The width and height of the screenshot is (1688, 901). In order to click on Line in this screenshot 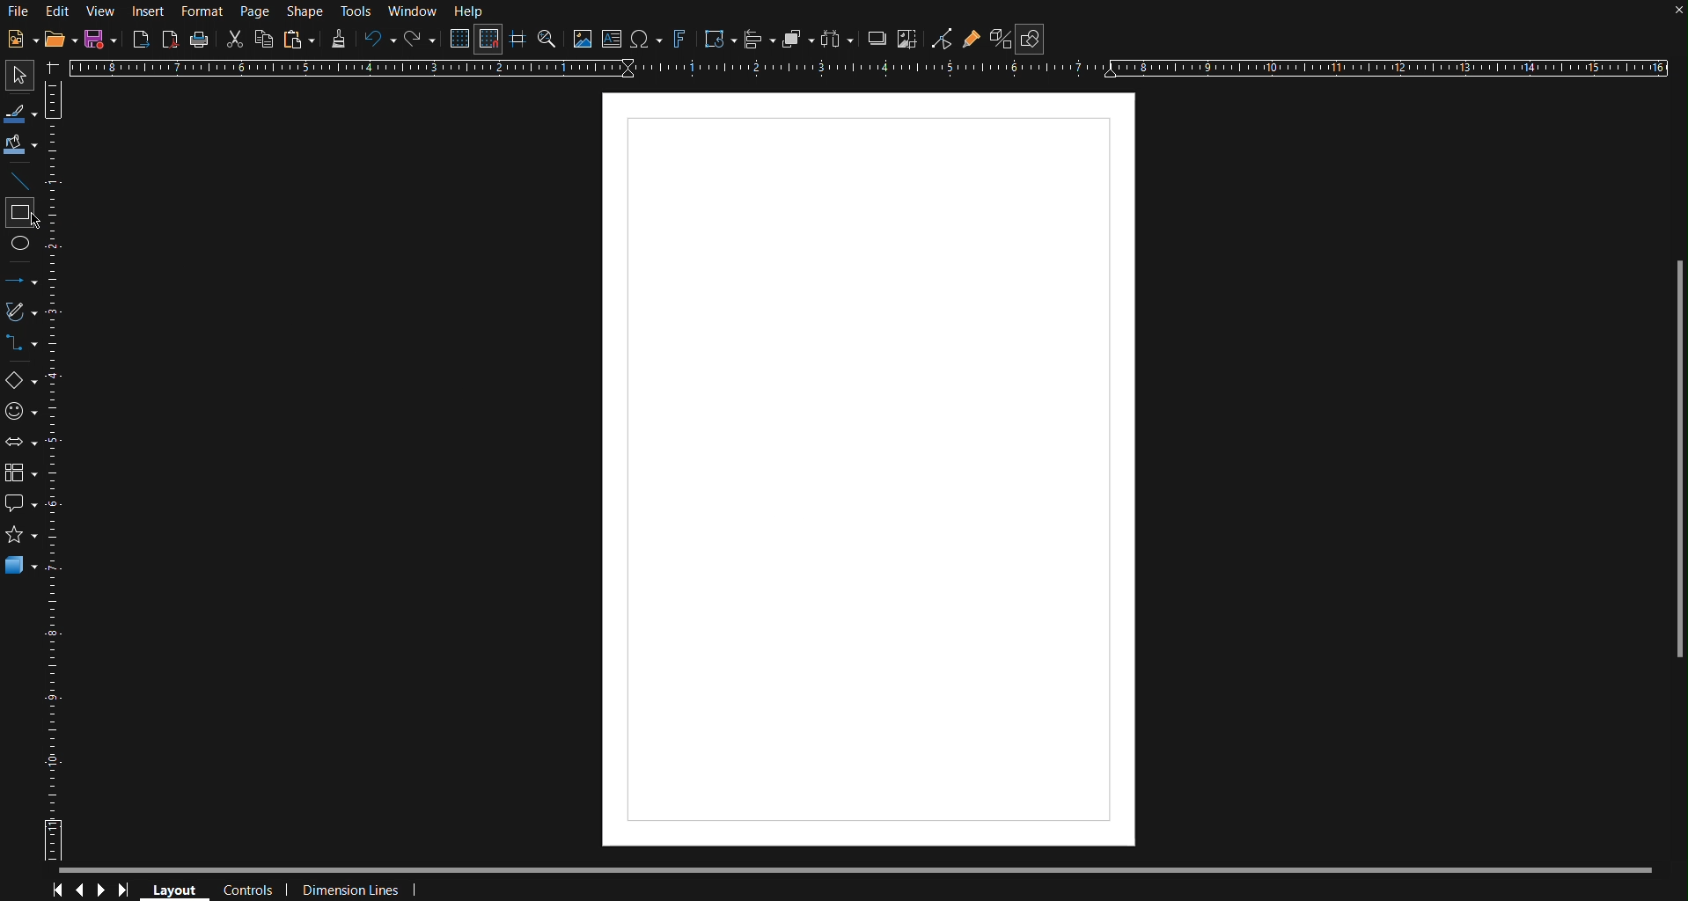, I will do `click(20, 179)`.